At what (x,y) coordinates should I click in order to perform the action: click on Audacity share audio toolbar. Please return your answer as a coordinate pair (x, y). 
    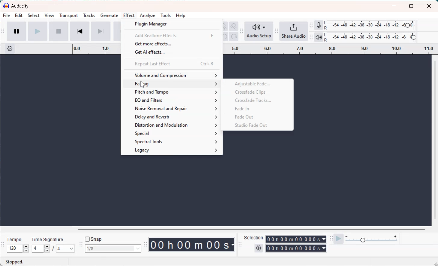
    Looking at the image, I should click on (276, 32).